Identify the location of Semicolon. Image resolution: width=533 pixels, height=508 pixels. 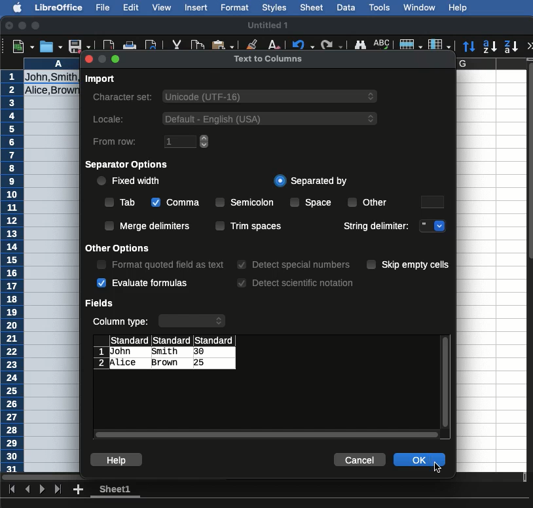
(245, 202).